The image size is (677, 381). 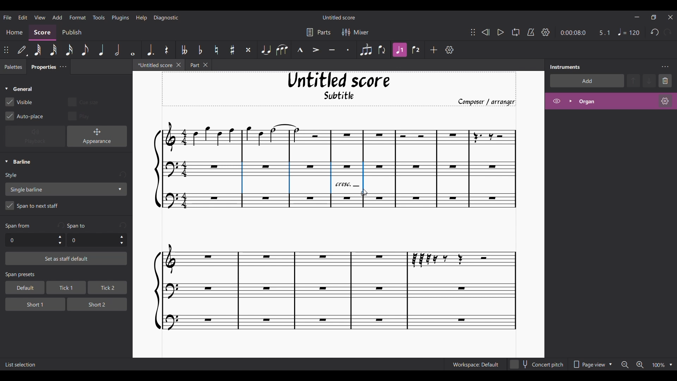 I want to click on Change position of toolbar attached, so click(x=472, y=32).